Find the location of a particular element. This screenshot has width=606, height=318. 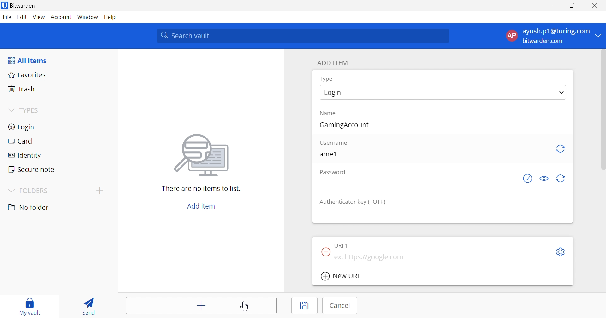

Search vault is located at coordinates (303, 36).